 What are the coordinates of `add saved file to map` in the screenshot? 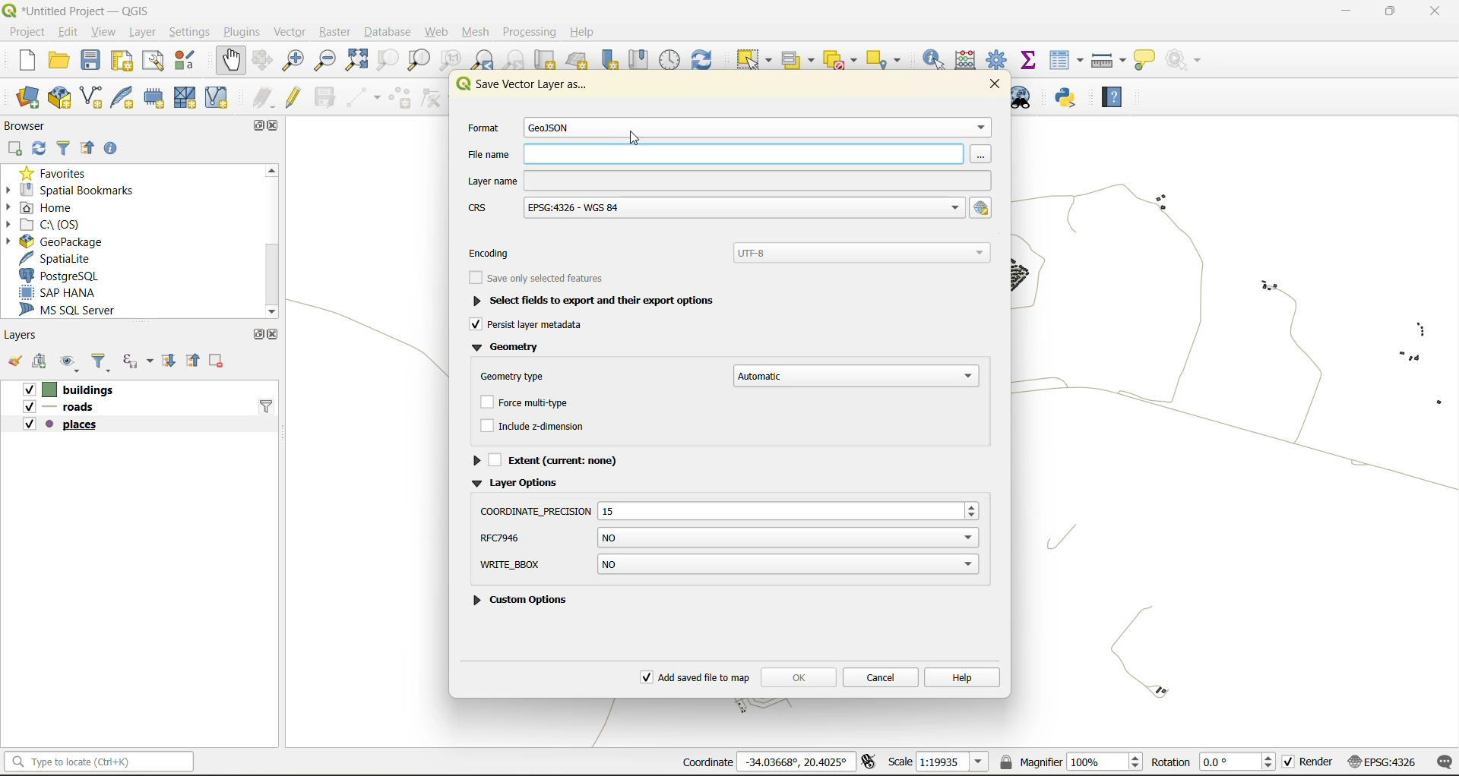 It's located at (692, 674).